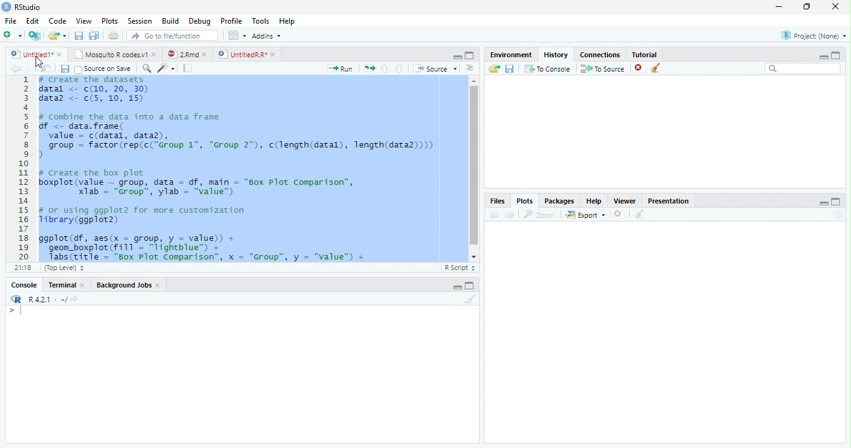  Describe the element at coordinates (340, 69) in the screenshot. I see `Run` at that location.